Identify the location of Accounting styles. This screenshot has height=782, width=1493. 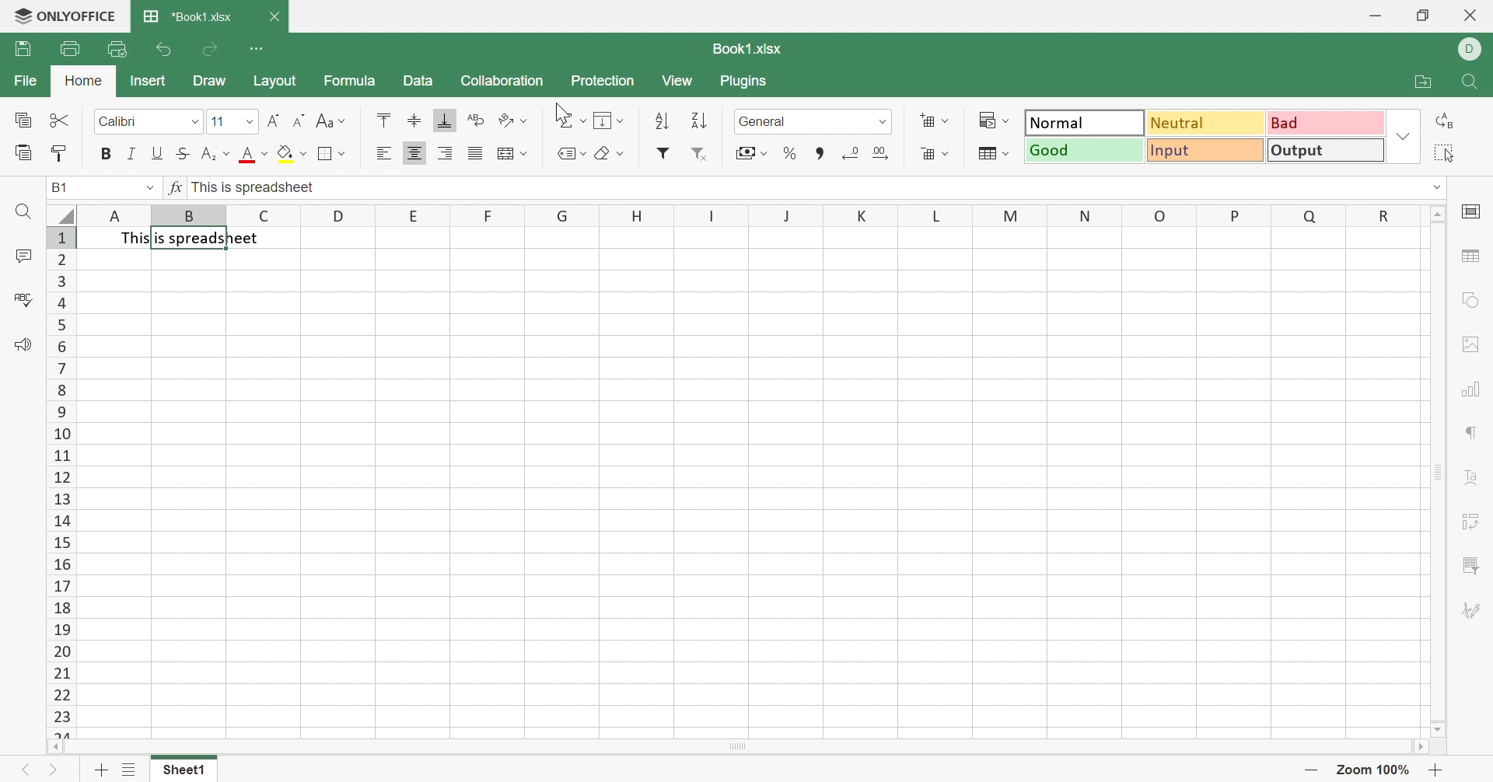
(743, 152).